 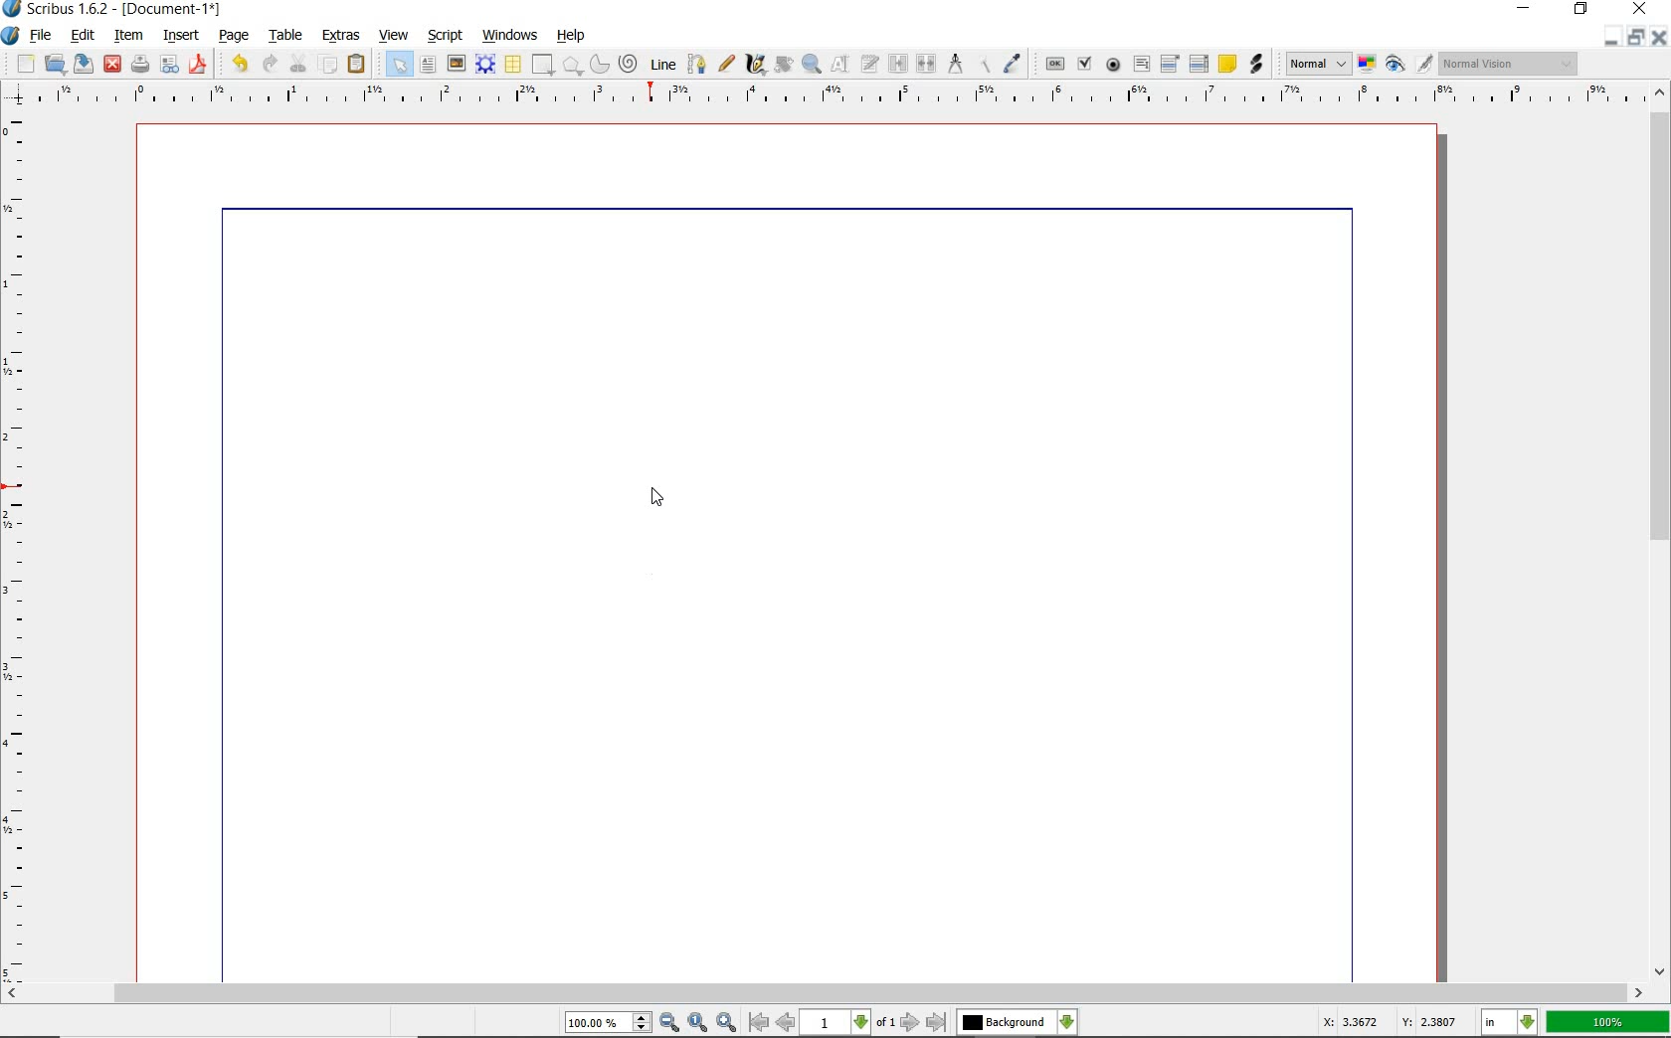 What do you see at coordinates (698, 1022) in the screenshot?
I see `Zoom to 100%` at bounding box center [698, 1022].